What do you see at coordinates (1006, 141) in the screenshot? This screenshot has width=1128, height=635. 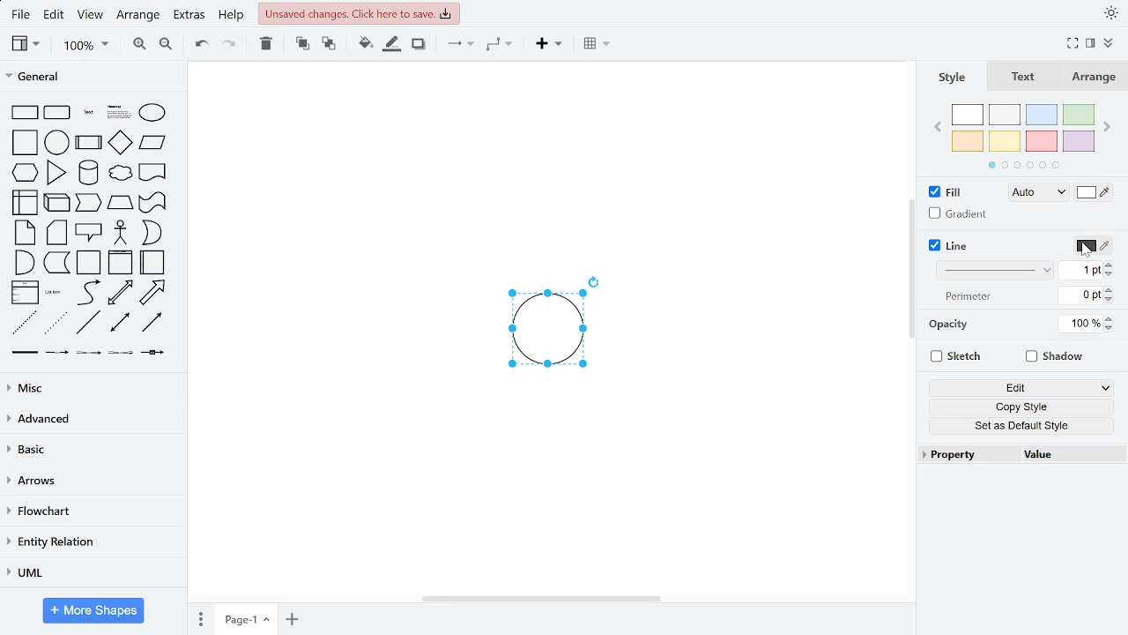 I see `yellow` at bounding box center [1006, 141].